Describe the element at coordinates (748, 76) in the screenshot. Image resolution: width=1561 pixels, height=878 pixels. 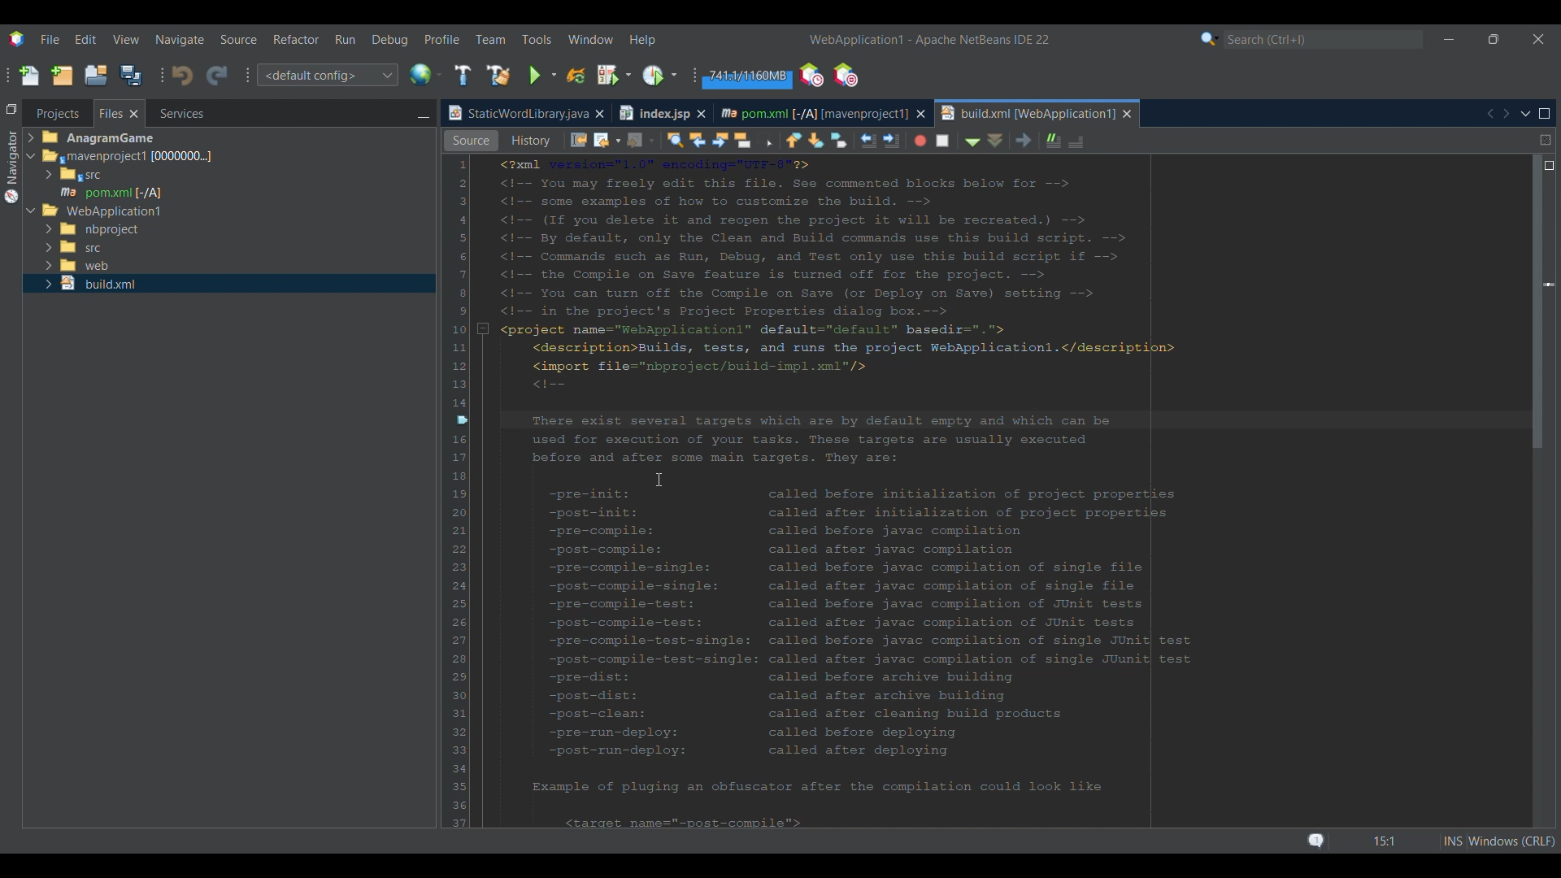
I see `Garbage collection changed` at that location.